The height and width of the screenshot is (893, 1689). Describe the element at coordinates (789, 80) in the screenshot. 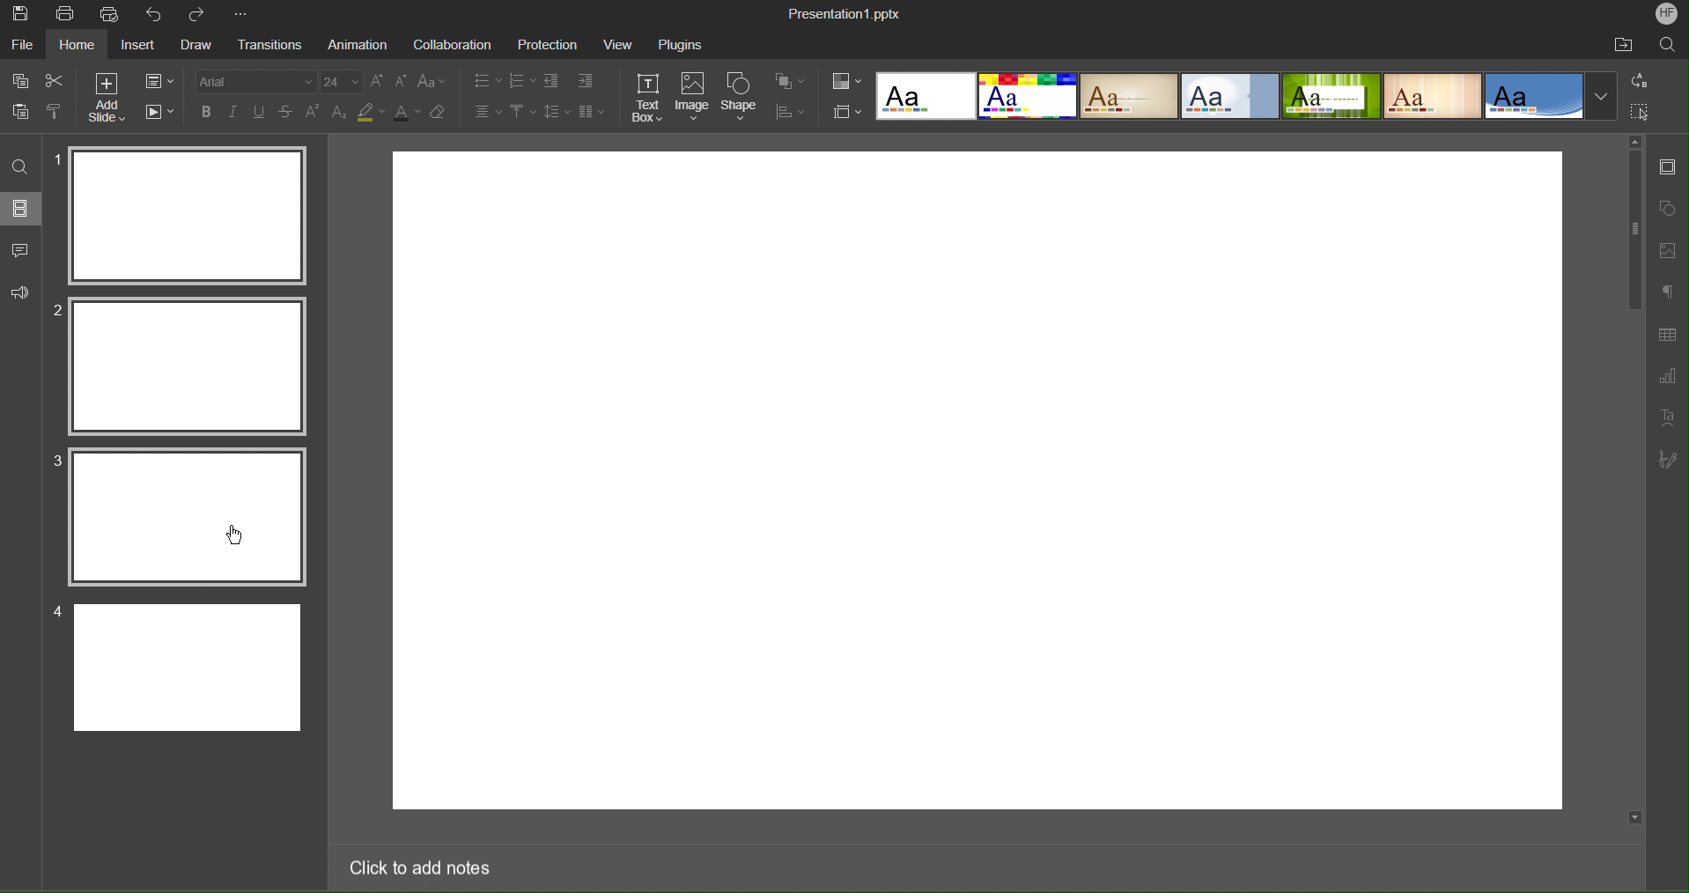

I see `Arrange` at that location.